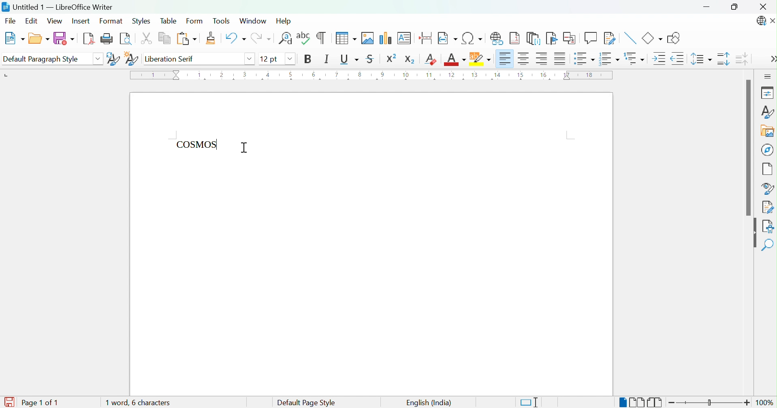  I want to click on Zoom out, so click(675, 404).